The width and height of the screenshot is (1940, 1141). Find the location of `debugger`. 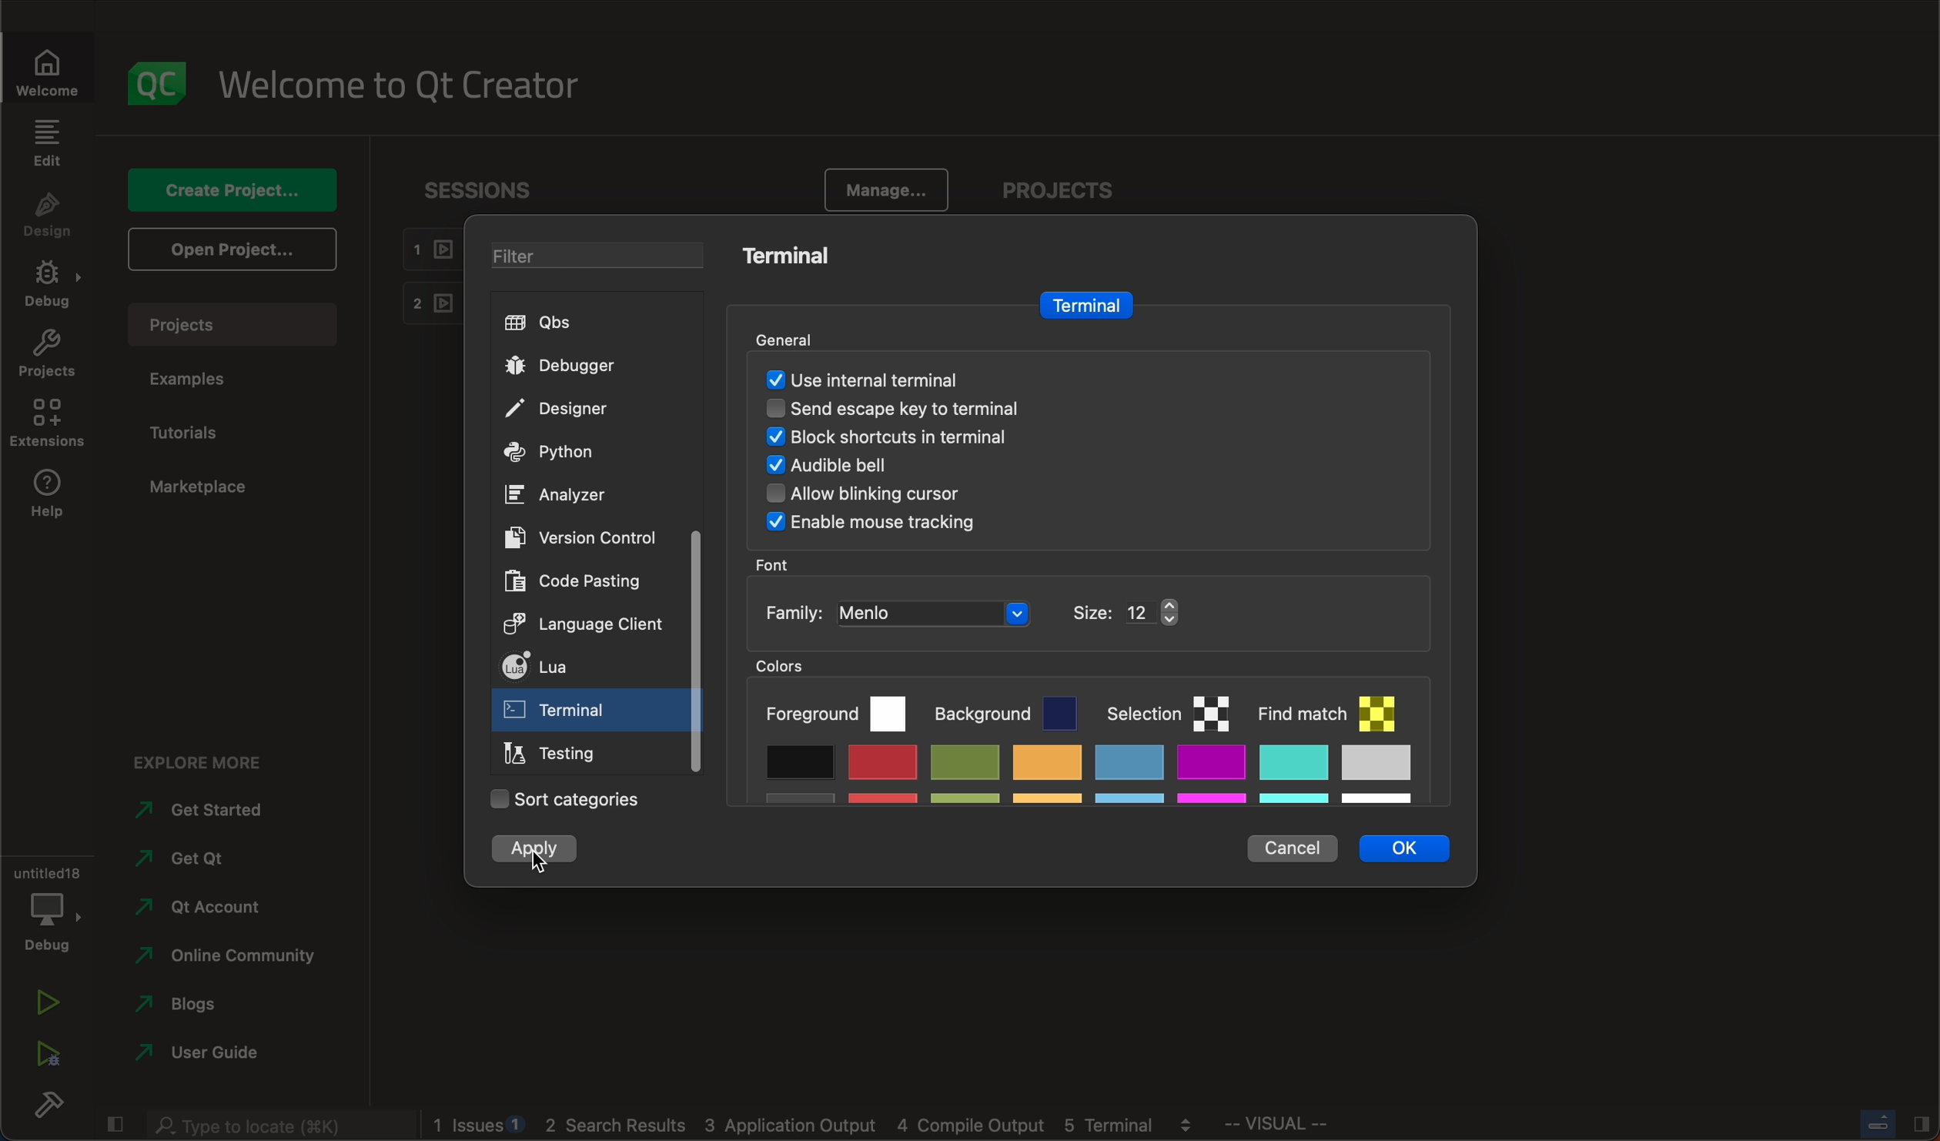

debugger is located at coordinates (575, 366).